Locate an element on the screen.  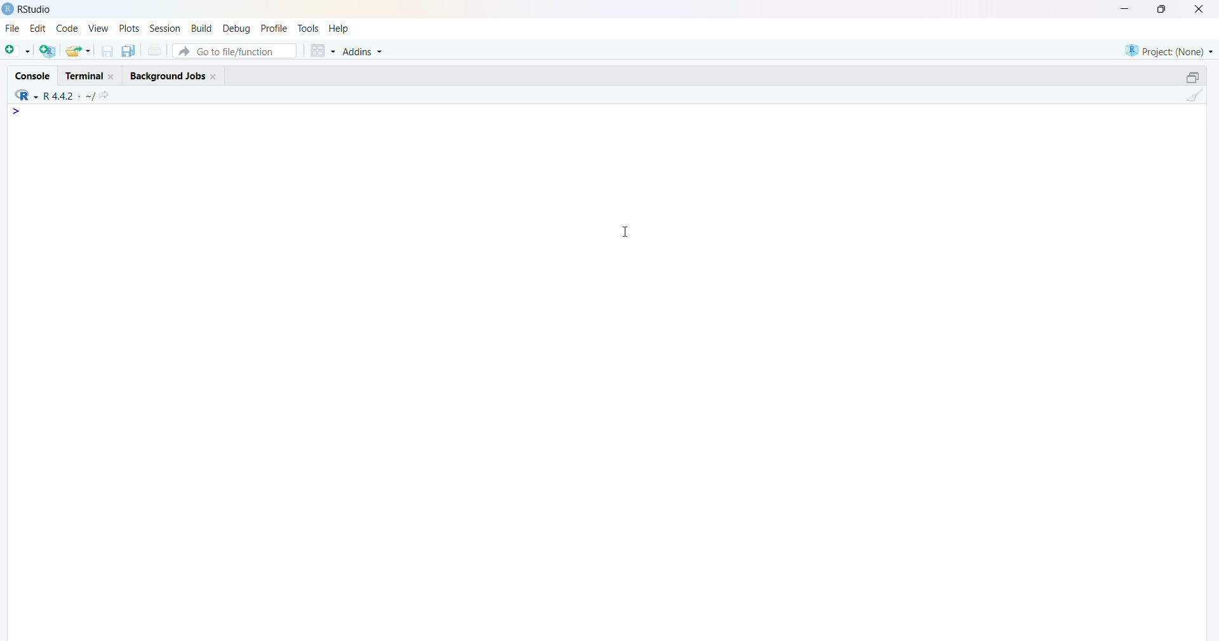
duplicate is located at coordinates (130, 51).